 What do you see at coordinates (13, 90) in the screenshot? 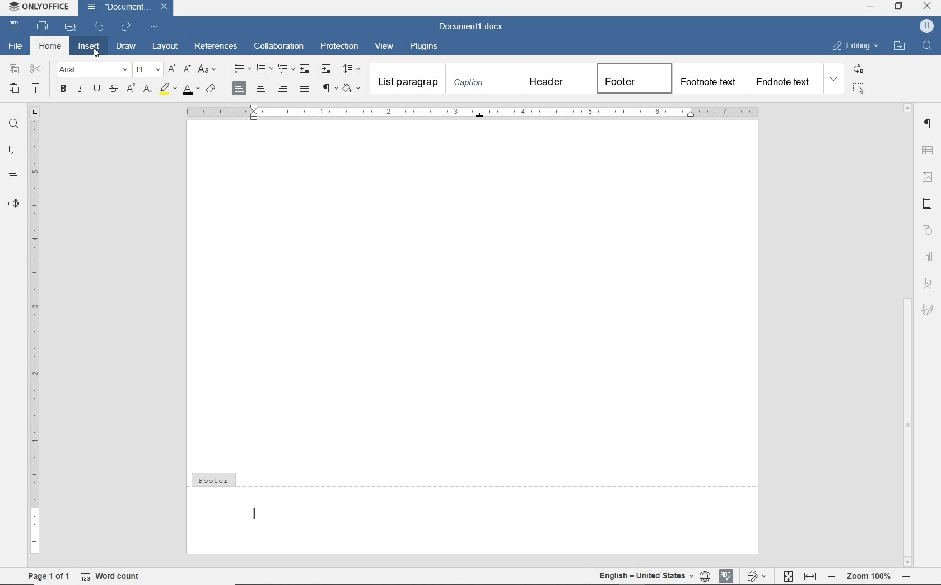
I see `PASTE` at bounding box center [13, 90].